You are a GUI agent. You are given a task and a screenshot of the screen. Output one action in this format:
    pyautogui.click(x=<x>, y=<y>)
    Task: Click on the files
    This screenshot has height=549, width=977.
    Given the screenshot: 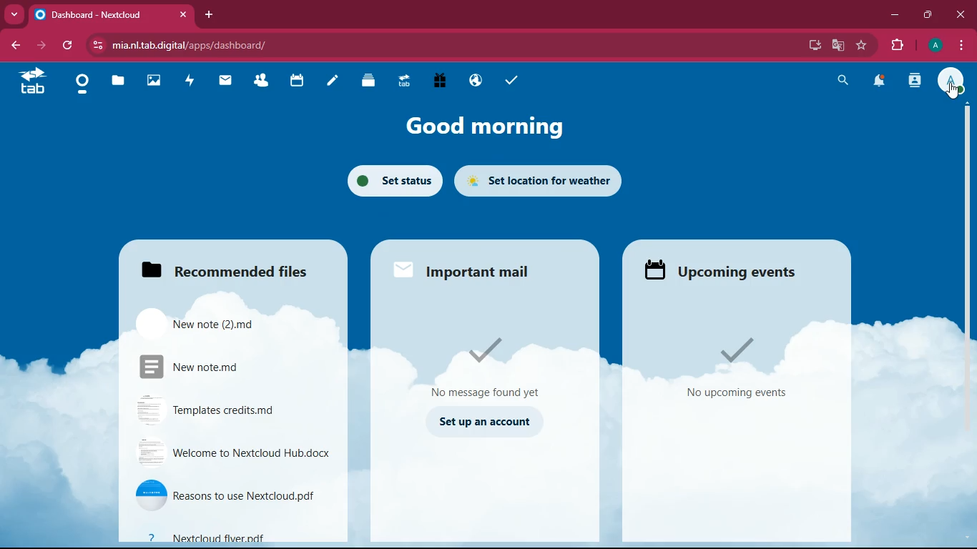 What is the action you would take?
    pyautogui.click(x=240, y=264)
    